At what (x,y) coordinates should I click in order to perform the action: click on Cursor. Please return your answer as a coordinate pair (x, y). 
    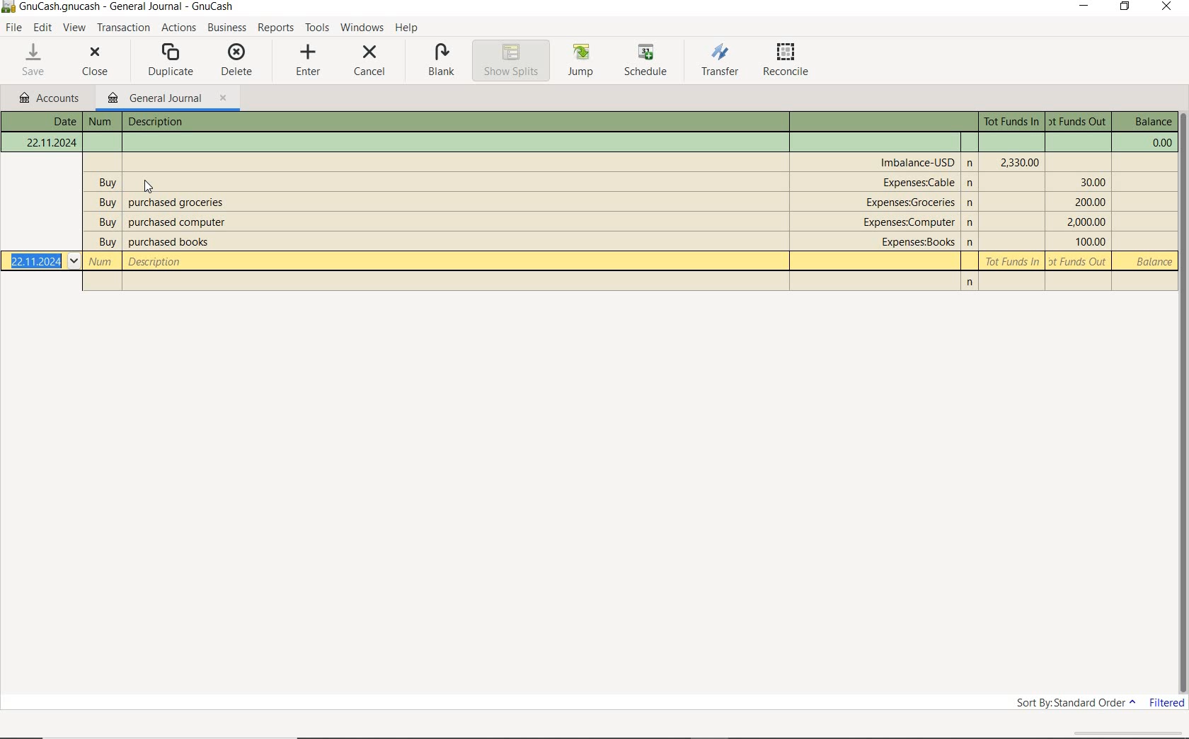
    Looking at the image, I should click on (149, 187).